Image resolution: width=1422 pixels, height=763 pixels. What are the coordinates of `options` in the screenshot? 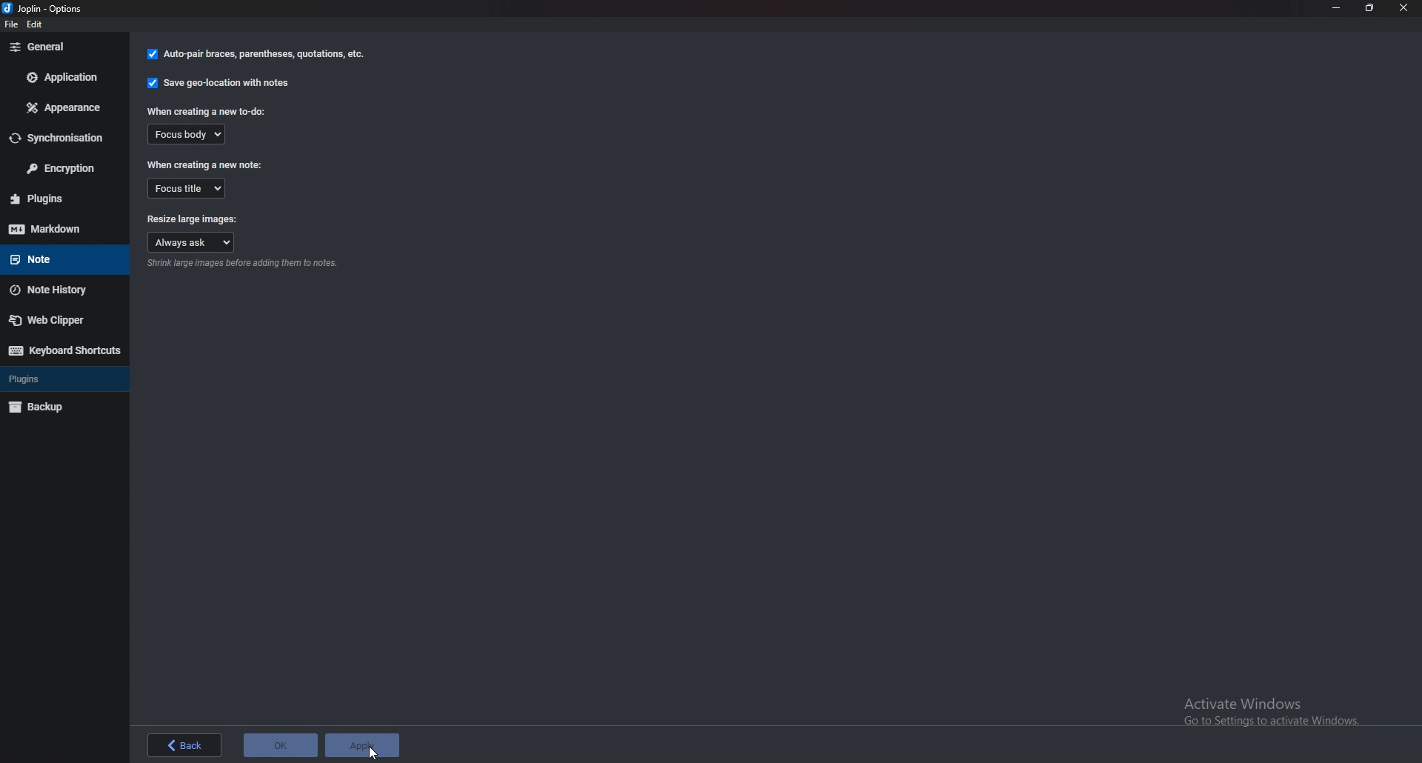 It's located at (47, 10).